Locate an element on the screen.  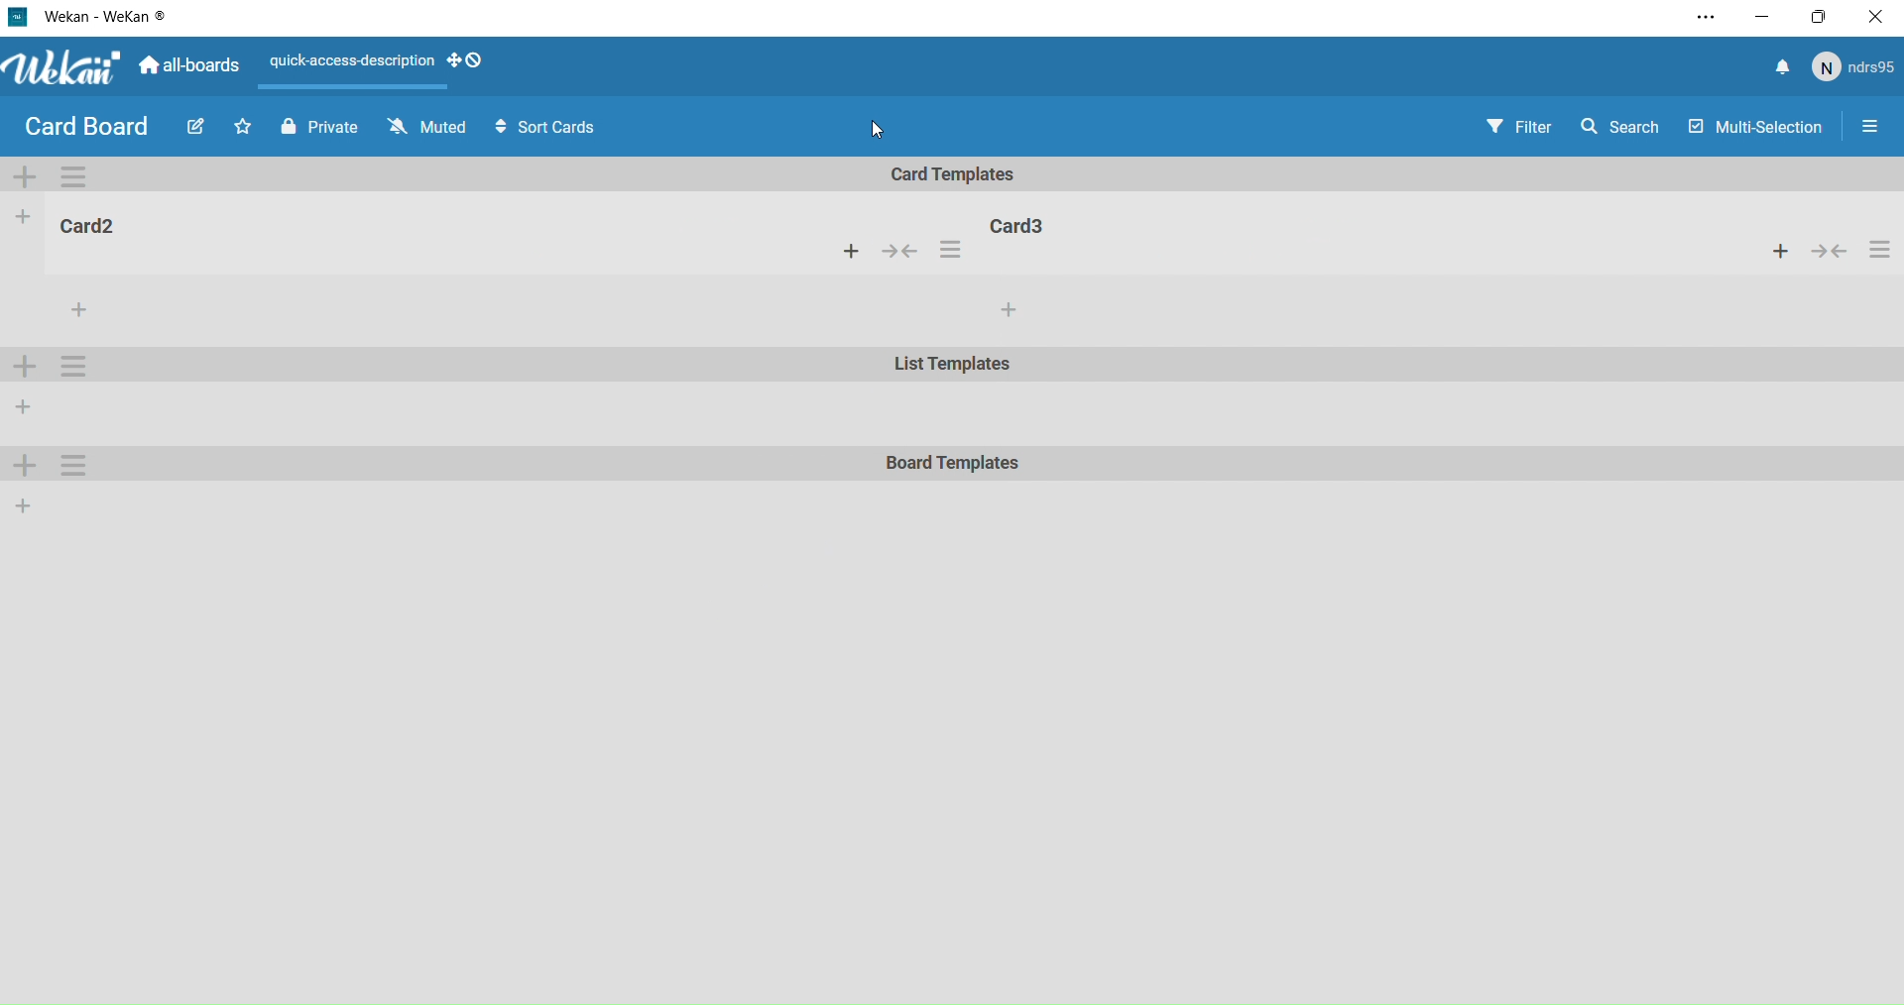
WeKan is located at coordinates (90, 16).